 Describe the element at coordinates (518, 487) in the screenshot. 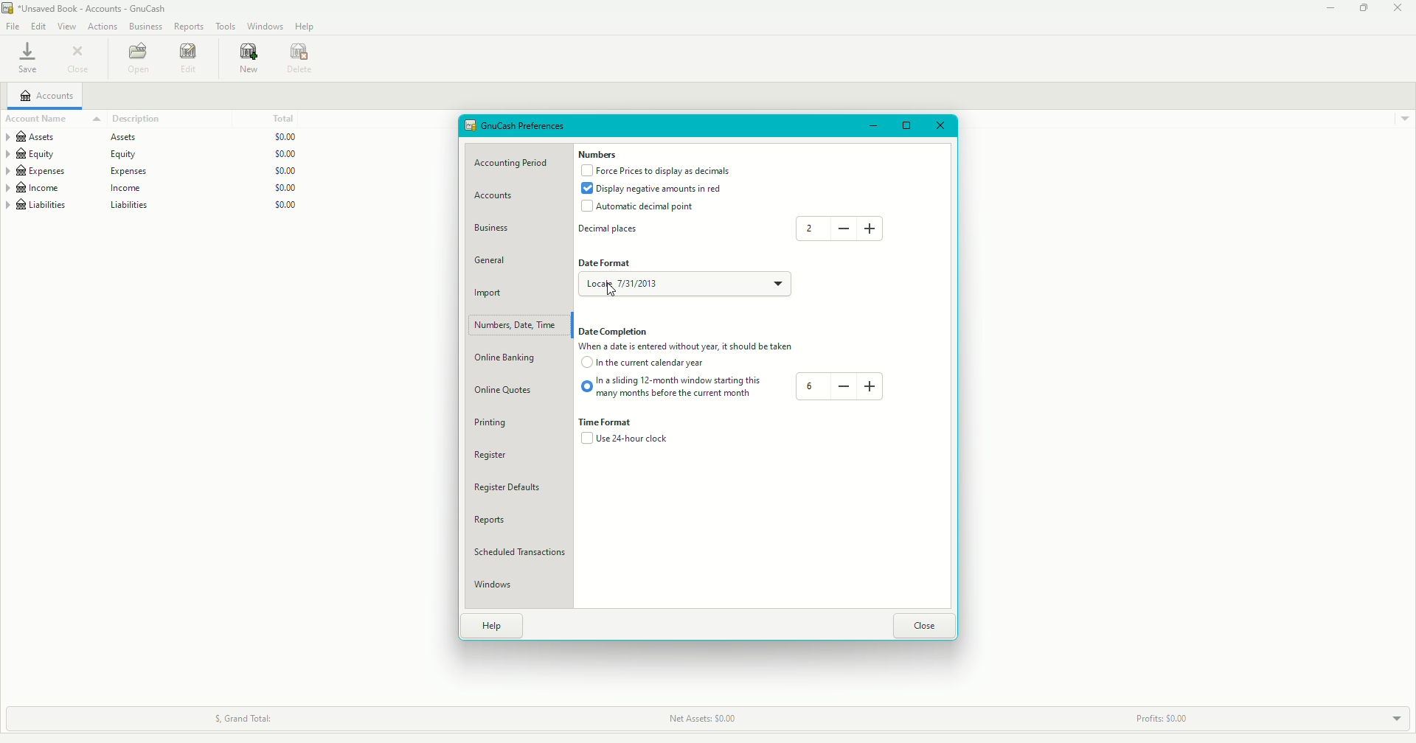

I see `Defaults` at that location.